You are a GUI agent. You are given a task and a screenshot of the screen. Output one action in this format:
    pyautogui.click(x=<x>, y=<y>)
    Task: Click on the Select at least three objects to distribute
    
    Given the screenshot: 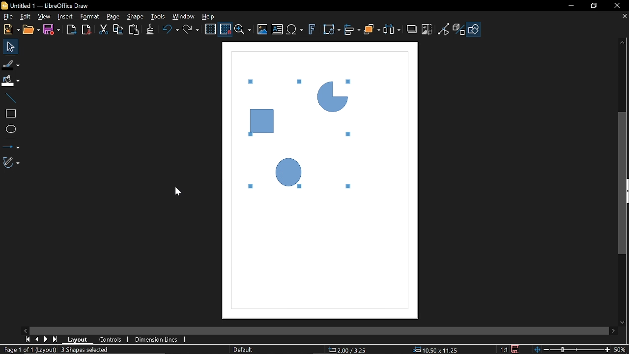 What is the action you would take?
    pyautogui.click(x=393, y=31)
    